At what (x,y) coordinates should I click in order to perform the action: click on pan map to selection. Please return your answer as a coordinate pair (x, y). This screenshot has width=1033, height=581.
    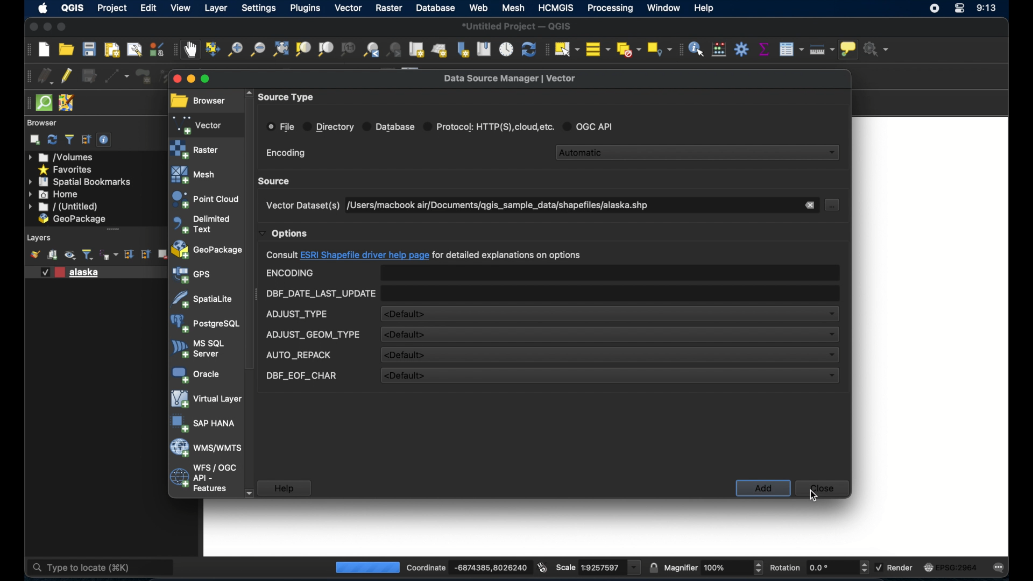
    Looking at the image, I should click on (213, 49).